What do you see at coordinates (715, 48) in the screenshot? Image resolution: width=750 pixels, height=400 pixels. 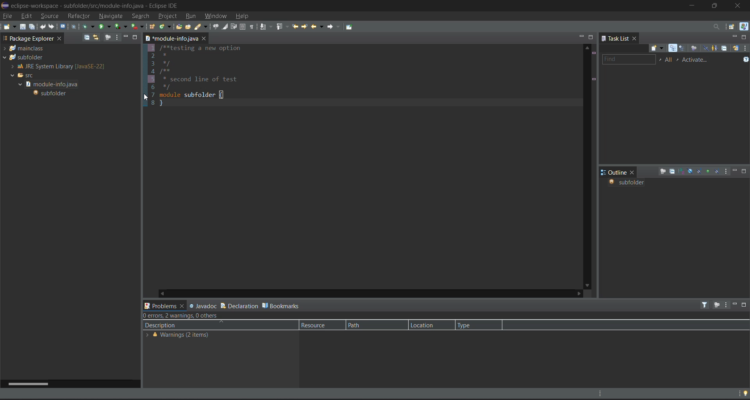 I see `show only my tasks` at bounding box center [715, 48].